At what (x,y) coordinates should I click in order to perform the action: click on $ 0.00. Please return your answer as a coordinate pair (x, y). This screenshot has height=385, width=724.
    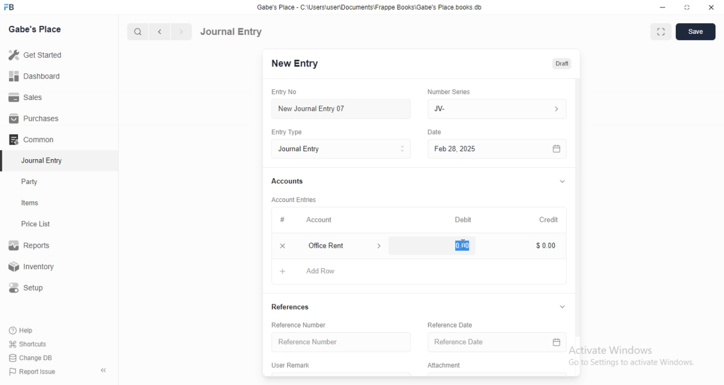
    Looking at the image, I should click on (543, 246).